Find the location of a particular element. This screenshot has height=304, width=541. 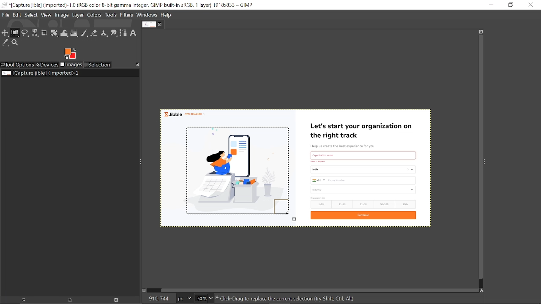

Current image is located at coordinates (40, 73).